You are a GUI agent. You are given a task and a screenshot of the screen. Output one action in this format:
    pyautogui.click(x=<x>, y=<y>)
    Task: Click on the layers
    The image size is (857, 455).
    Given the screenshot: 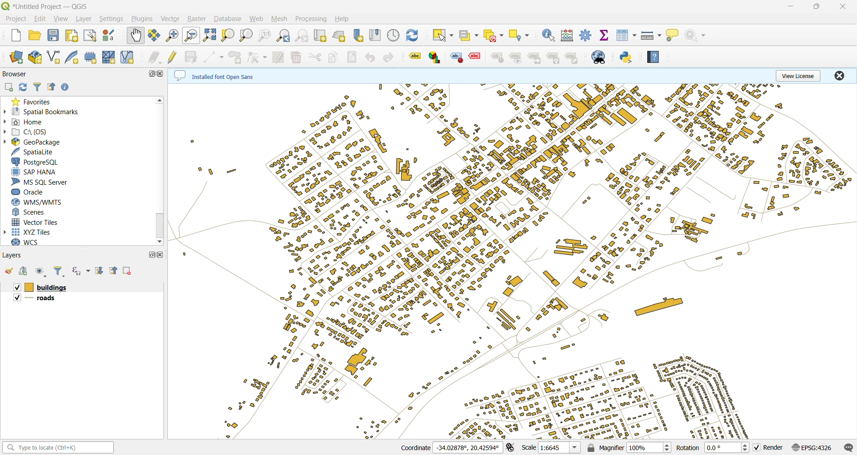 What is the action you would take?
    pyautogui.click(x=16, y=256)
    